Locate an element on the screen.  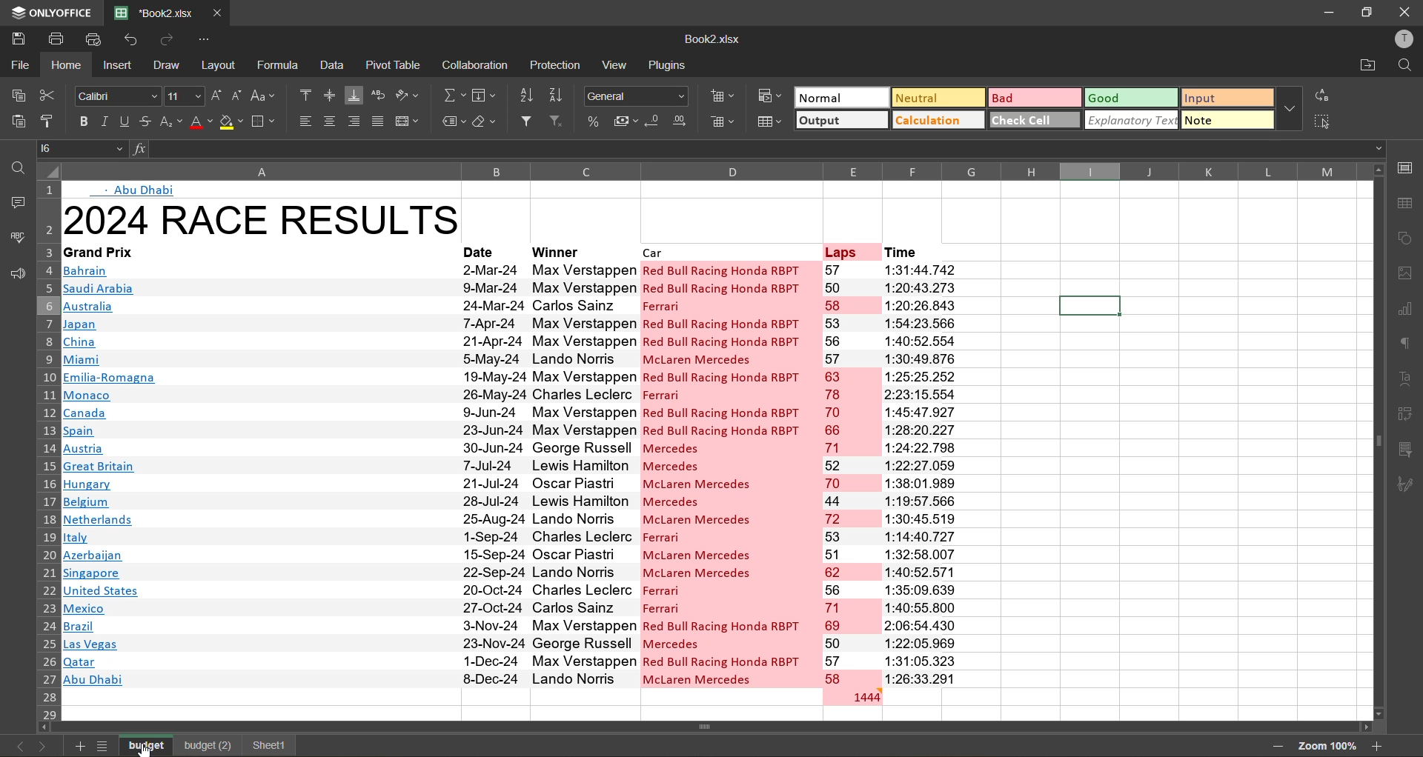
car is located at coordinates (725, 252).